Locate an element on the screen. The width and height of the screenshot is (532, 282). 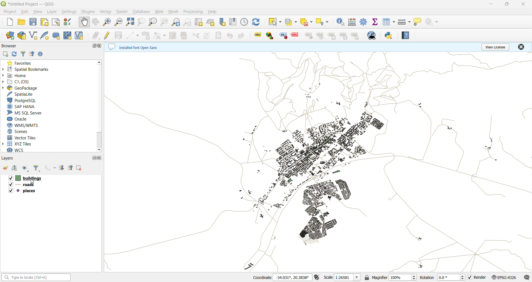
filter is located at coordinates (37, 168).